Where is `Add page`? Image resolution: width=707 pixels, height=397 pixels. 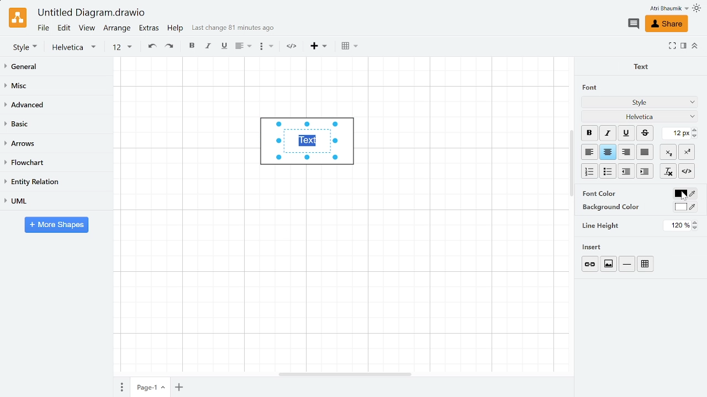
Add page is located at coordinates (181, 387).